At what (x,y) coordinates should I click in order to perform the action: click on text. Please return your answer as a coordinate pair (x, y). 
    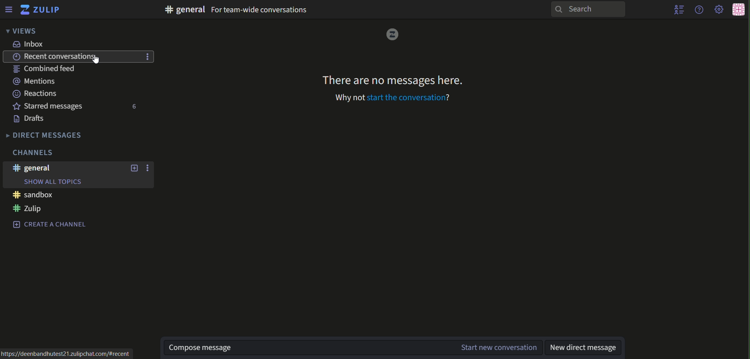
    Looking at the image, I should click on (32, 119).